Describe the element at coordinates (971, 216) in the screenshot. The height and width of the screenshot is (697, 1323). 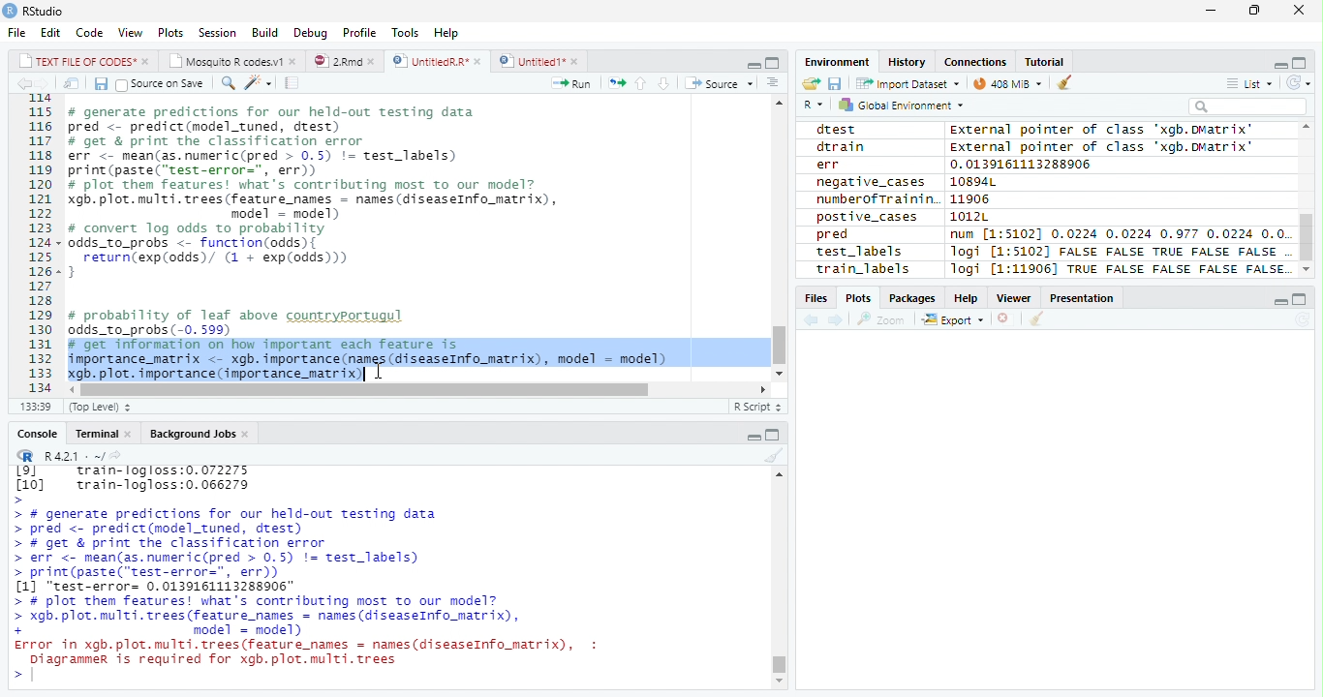
I see `1012L` at that location.